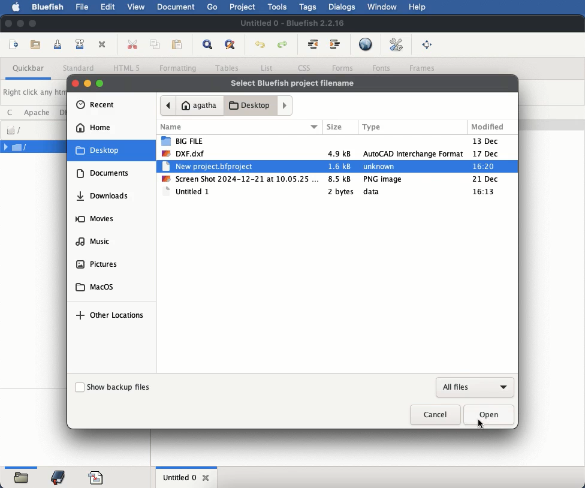 The height and width of the screenshot is (488, 585). What do you see at coordinates (95, 287) in the screenshot?
I see `macos` at bounding box center [95, 287].